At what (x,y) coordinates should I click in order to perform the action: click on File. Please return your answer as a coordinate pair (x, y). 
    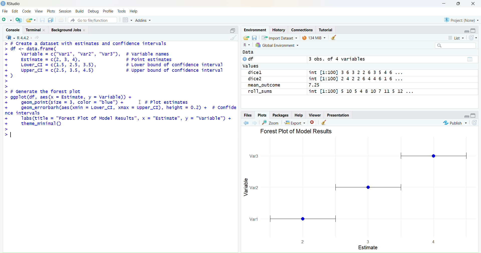
    Looking at the image, I should click on (5, 11).